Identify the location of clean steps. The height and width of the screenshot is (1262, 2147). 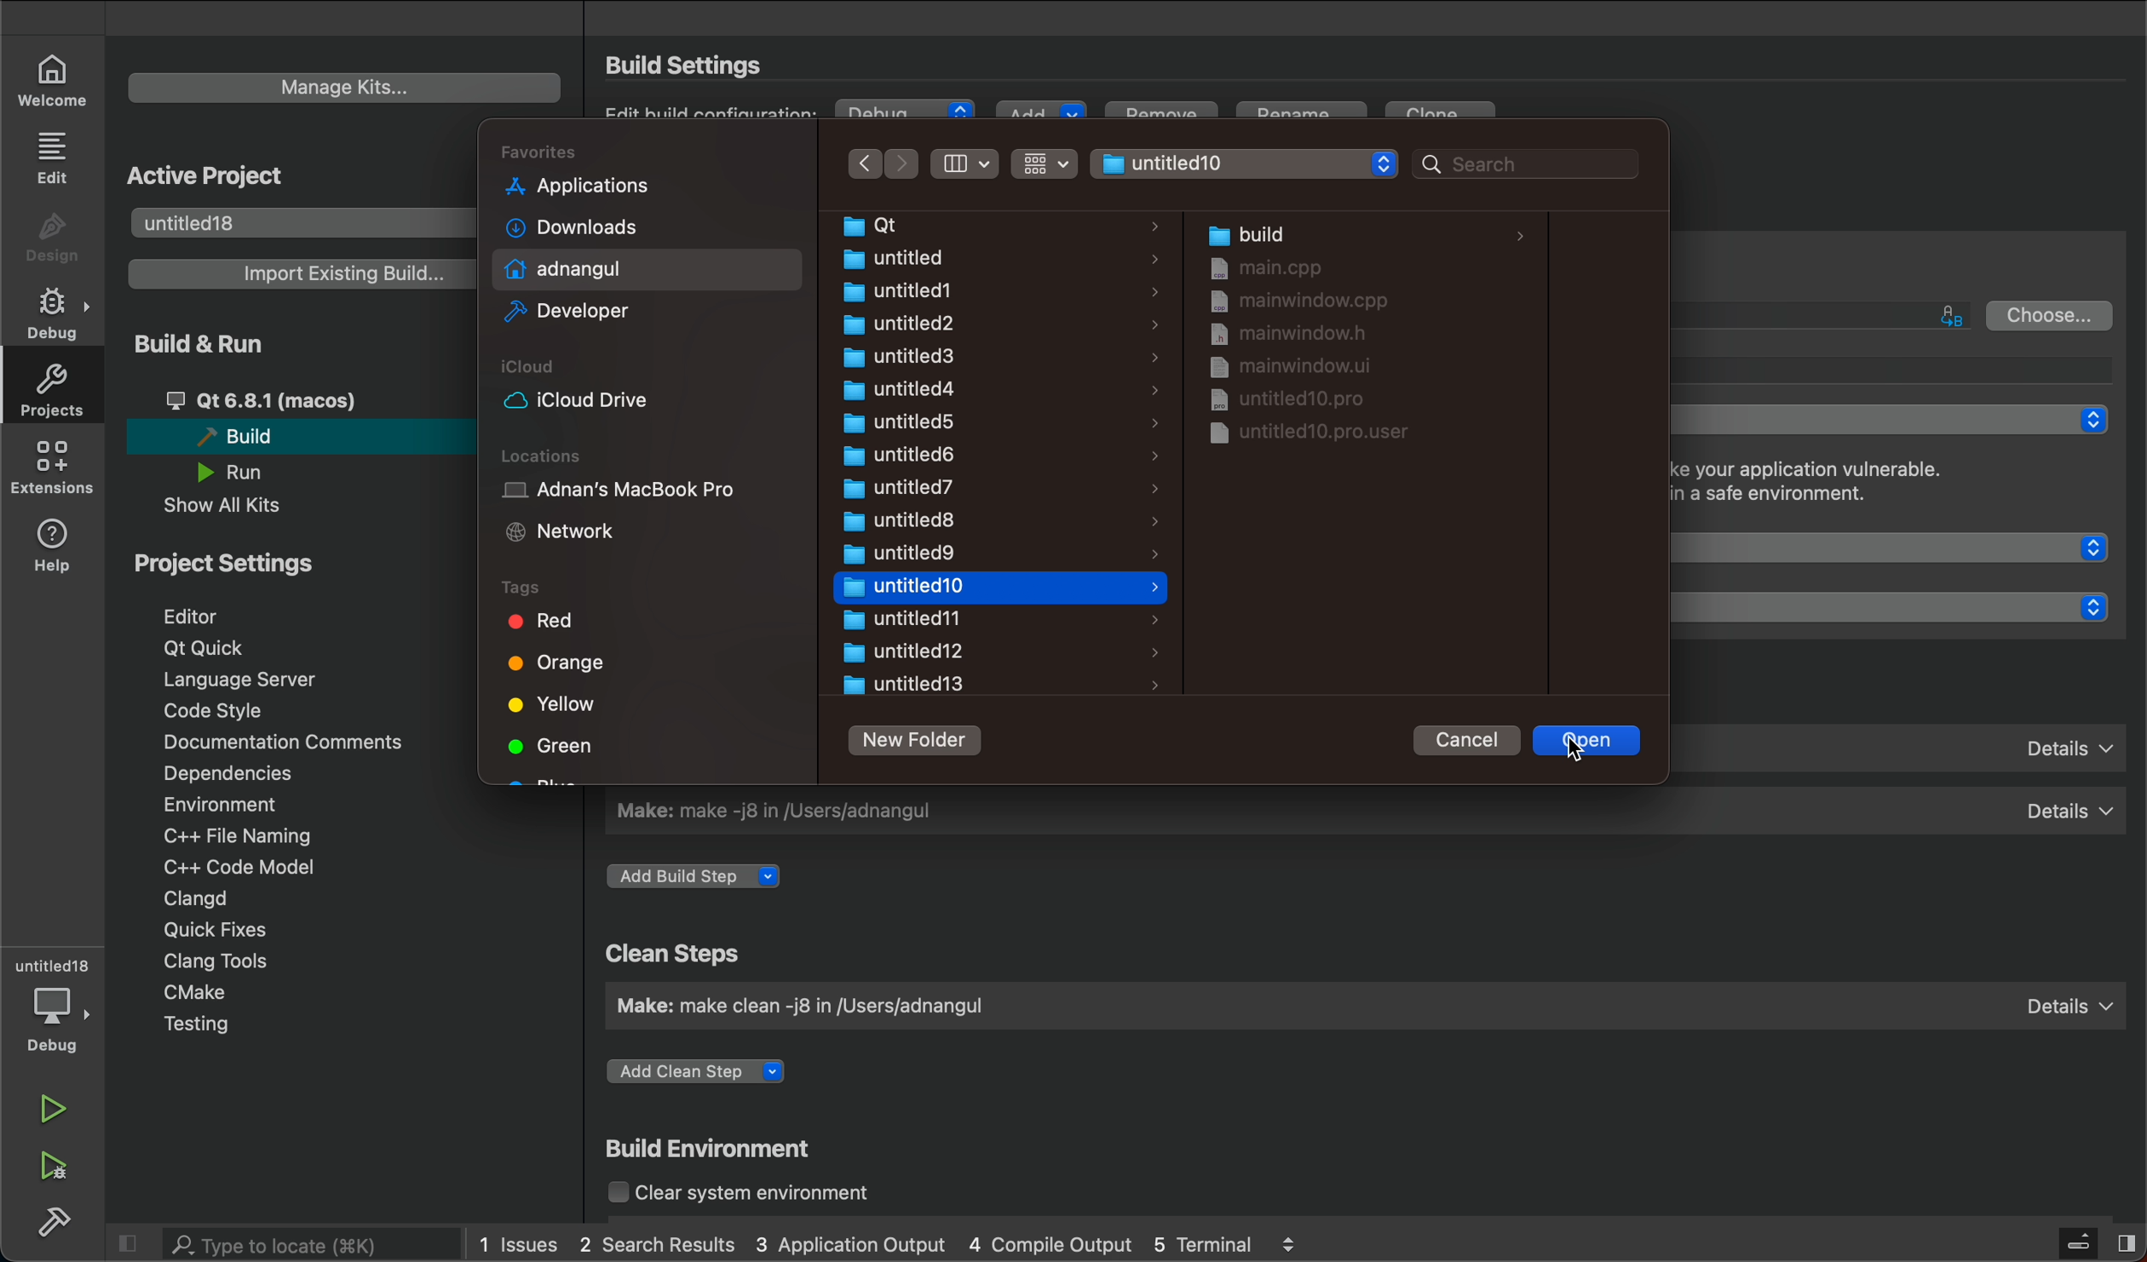
(669, 950).